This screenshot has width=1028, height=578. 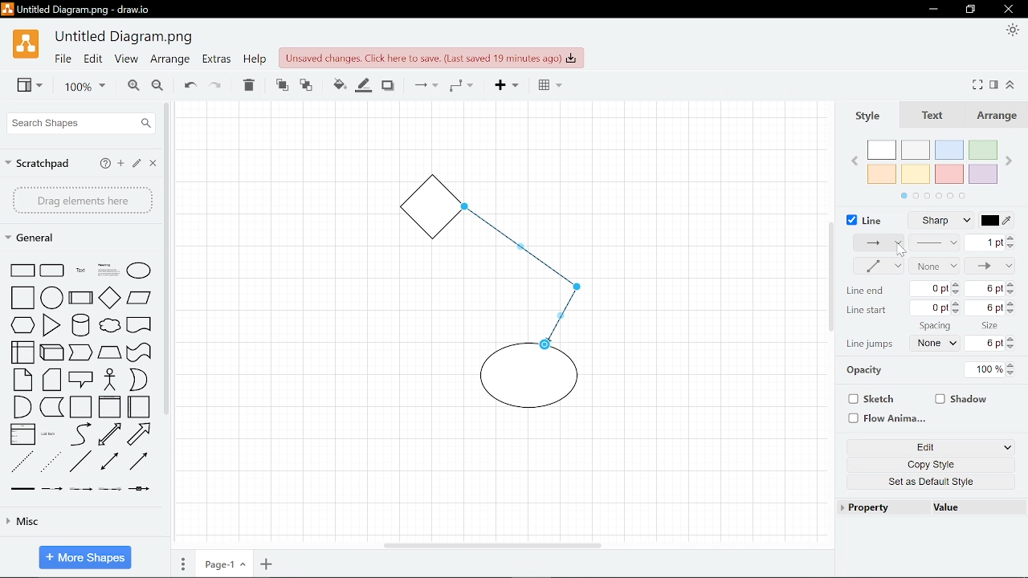 What do you see at coordinates (138, 165) in the screenshot?
I see `Edit` at bounding box center [138, 165].